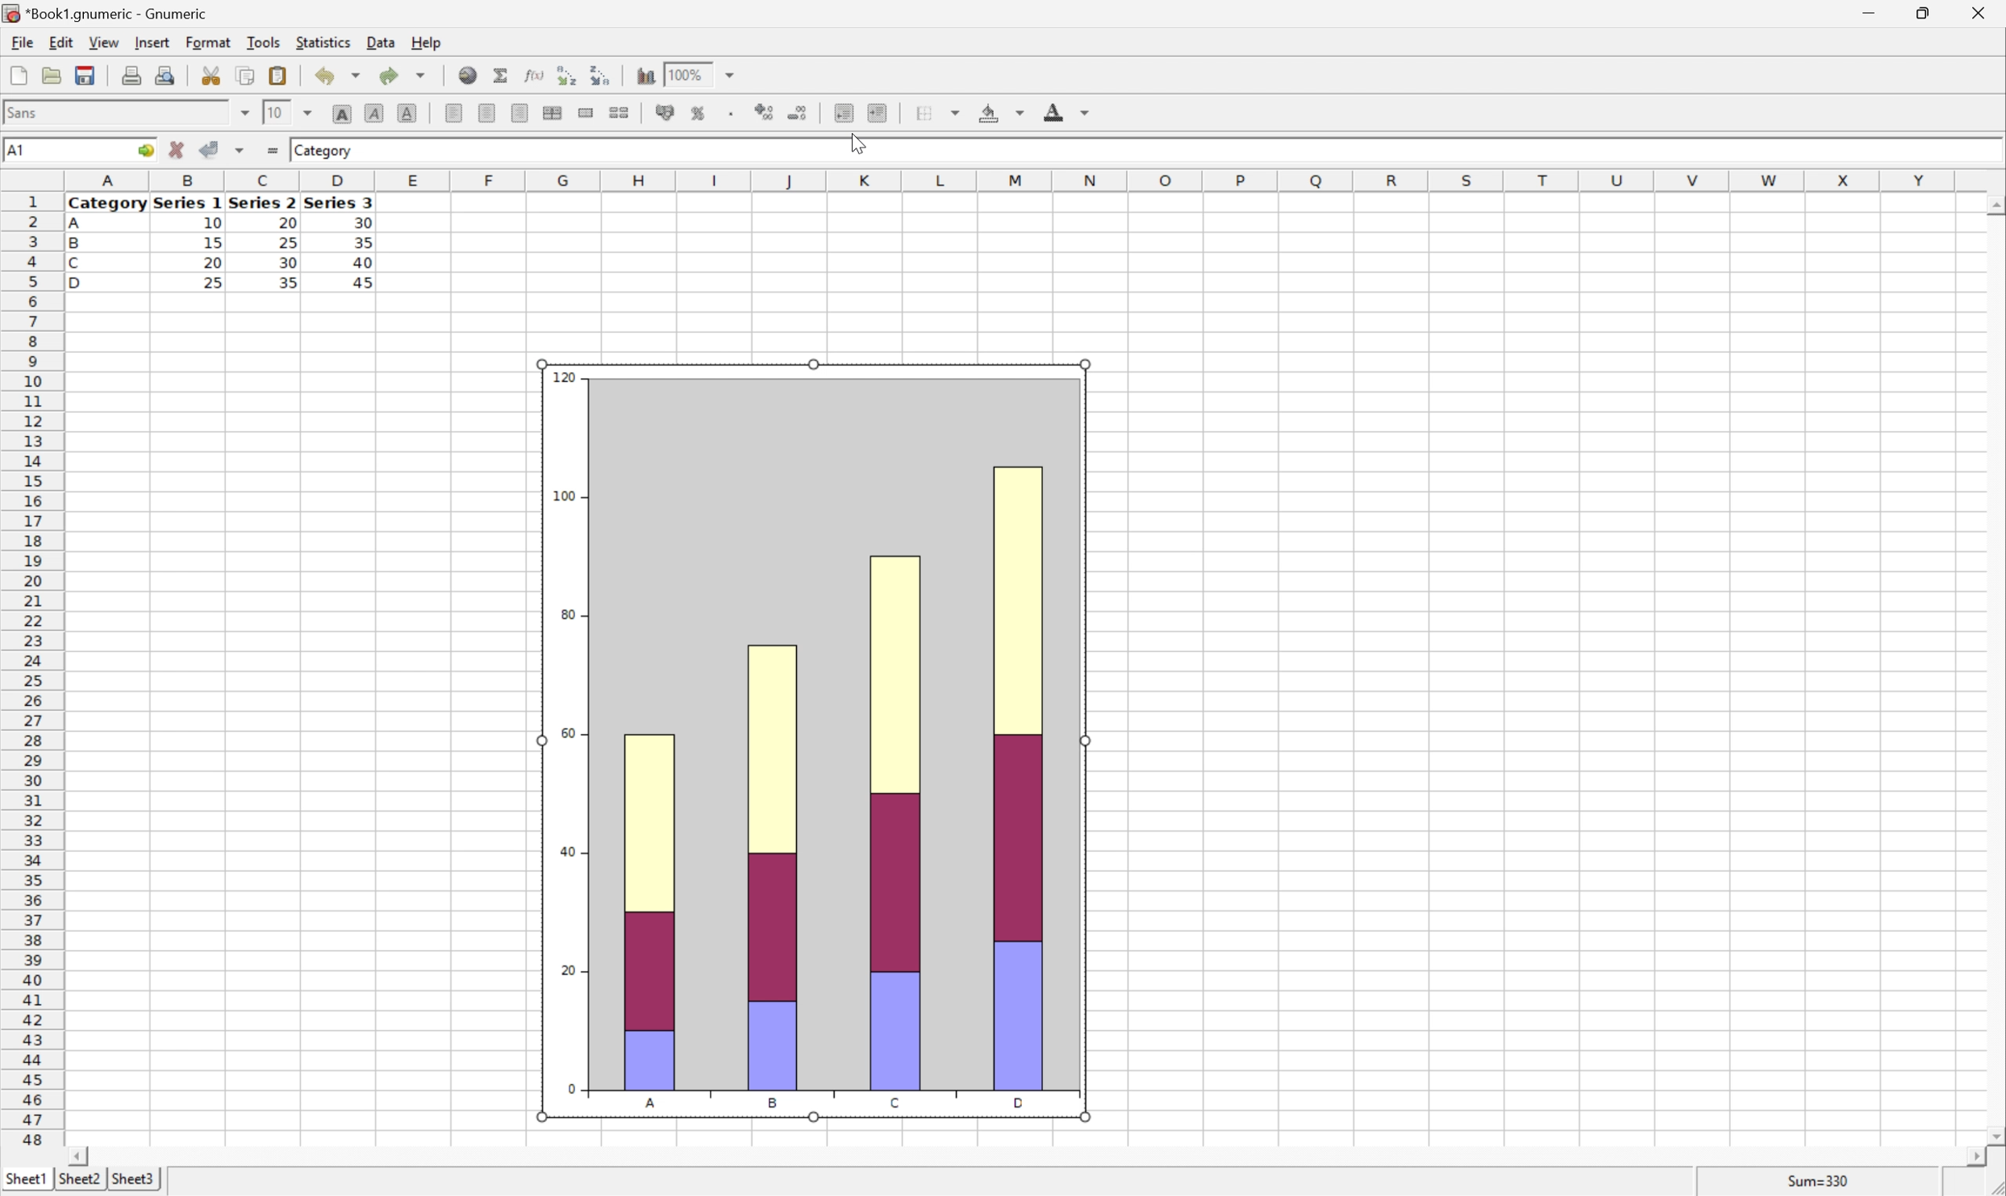  I want to click on B, so click(74, 244).